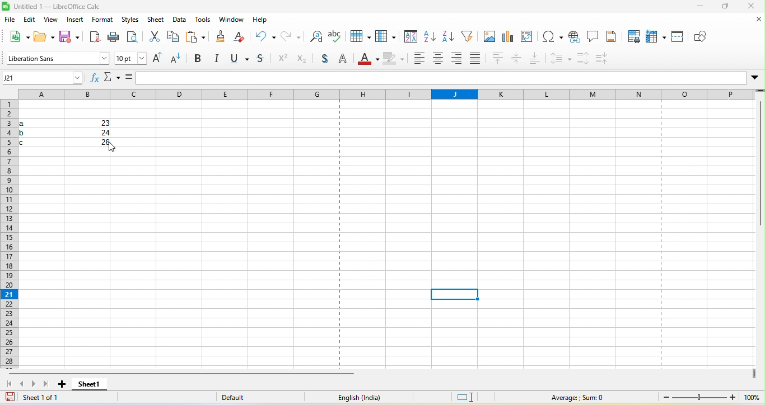  Describe the element at coordinates (458, 60) in the screenshot. I see `align right` at that location.